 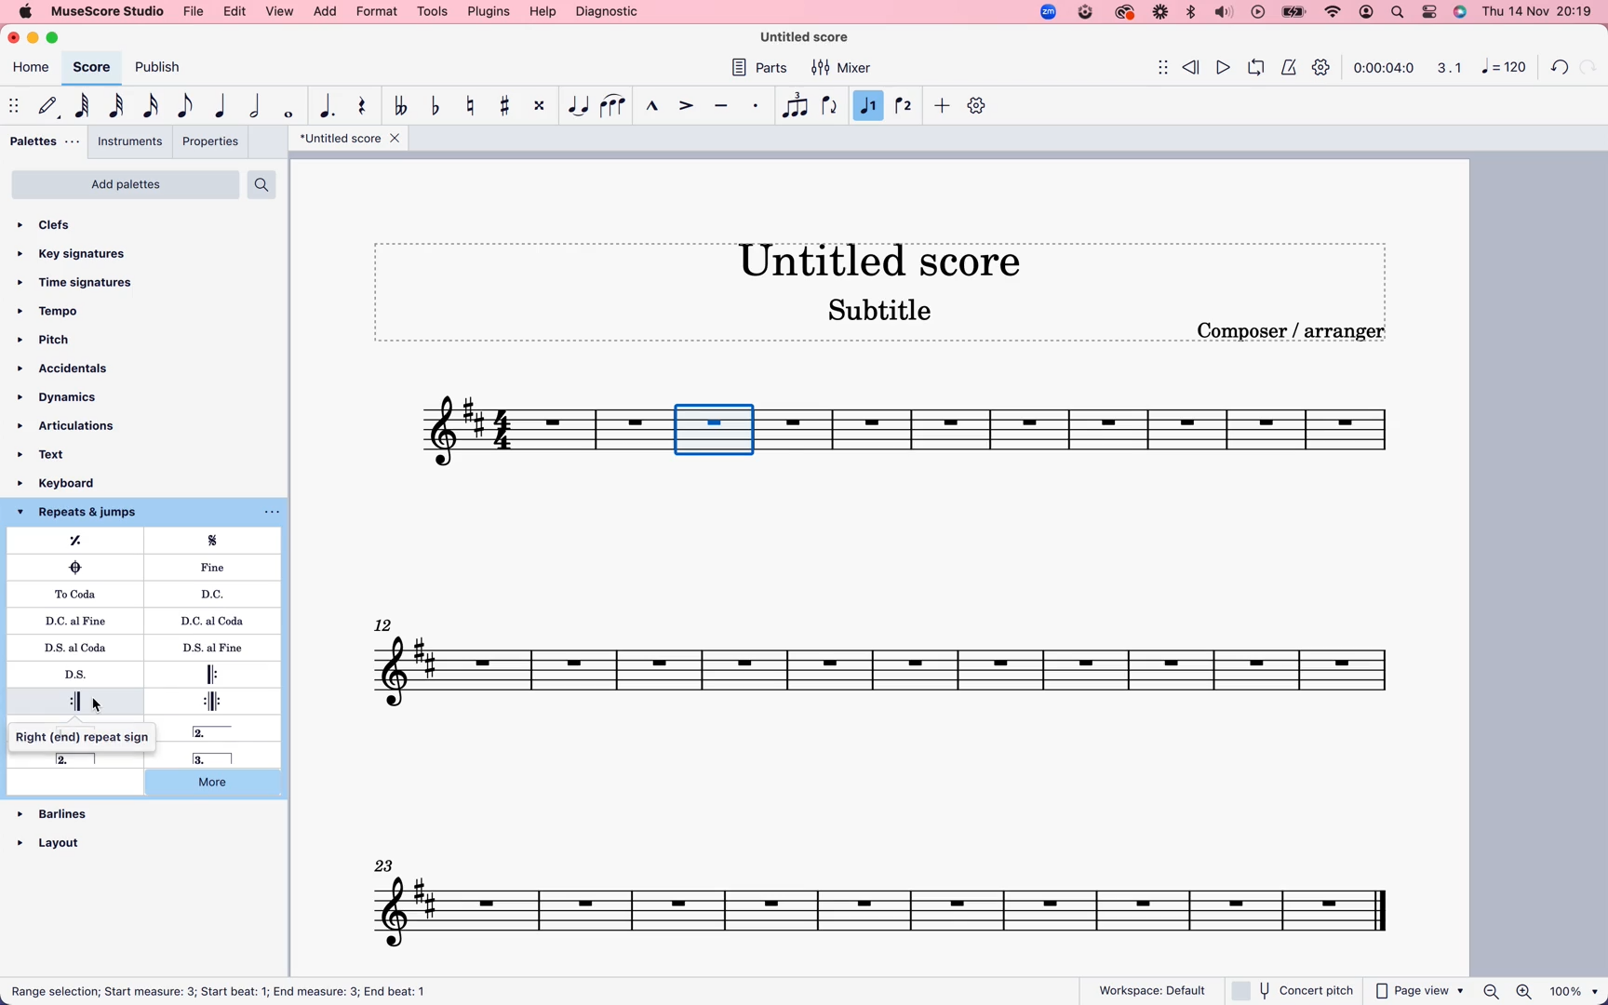 I want to click on score name, so click(x=813, y=37).